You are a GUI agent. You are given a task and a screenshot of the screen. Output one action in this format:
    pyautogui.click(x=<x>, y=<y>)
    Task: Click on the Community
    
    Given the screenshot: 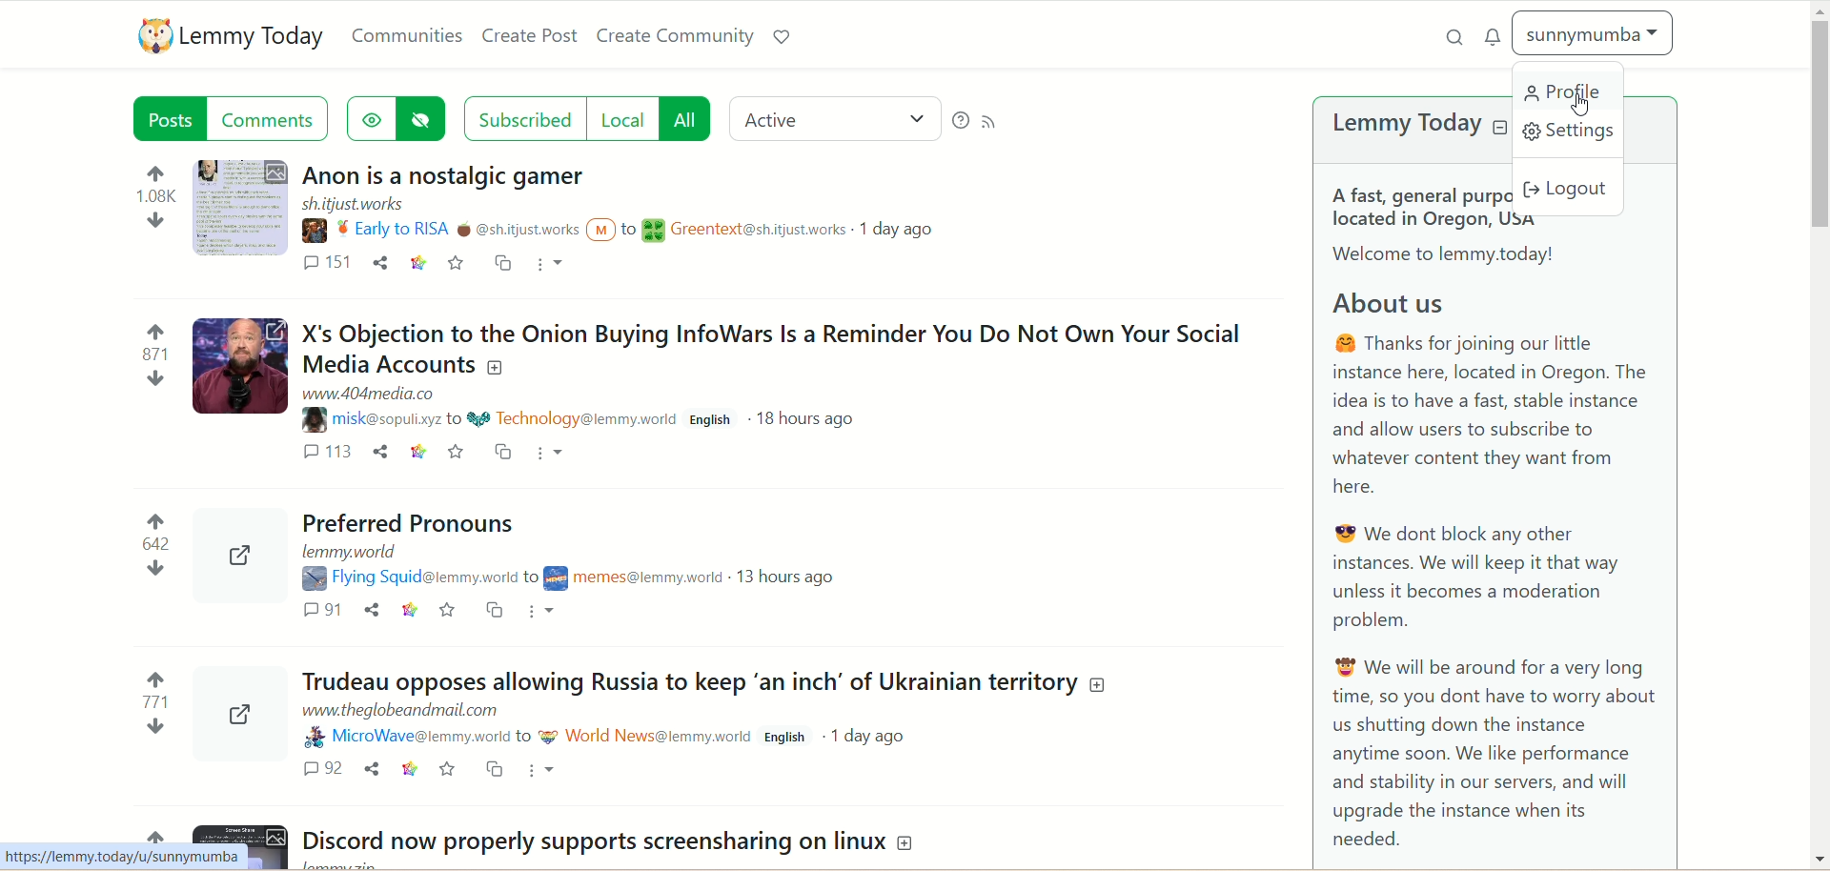 What is the action you would take?
    pyautogui.click(x=572, y=418)
    